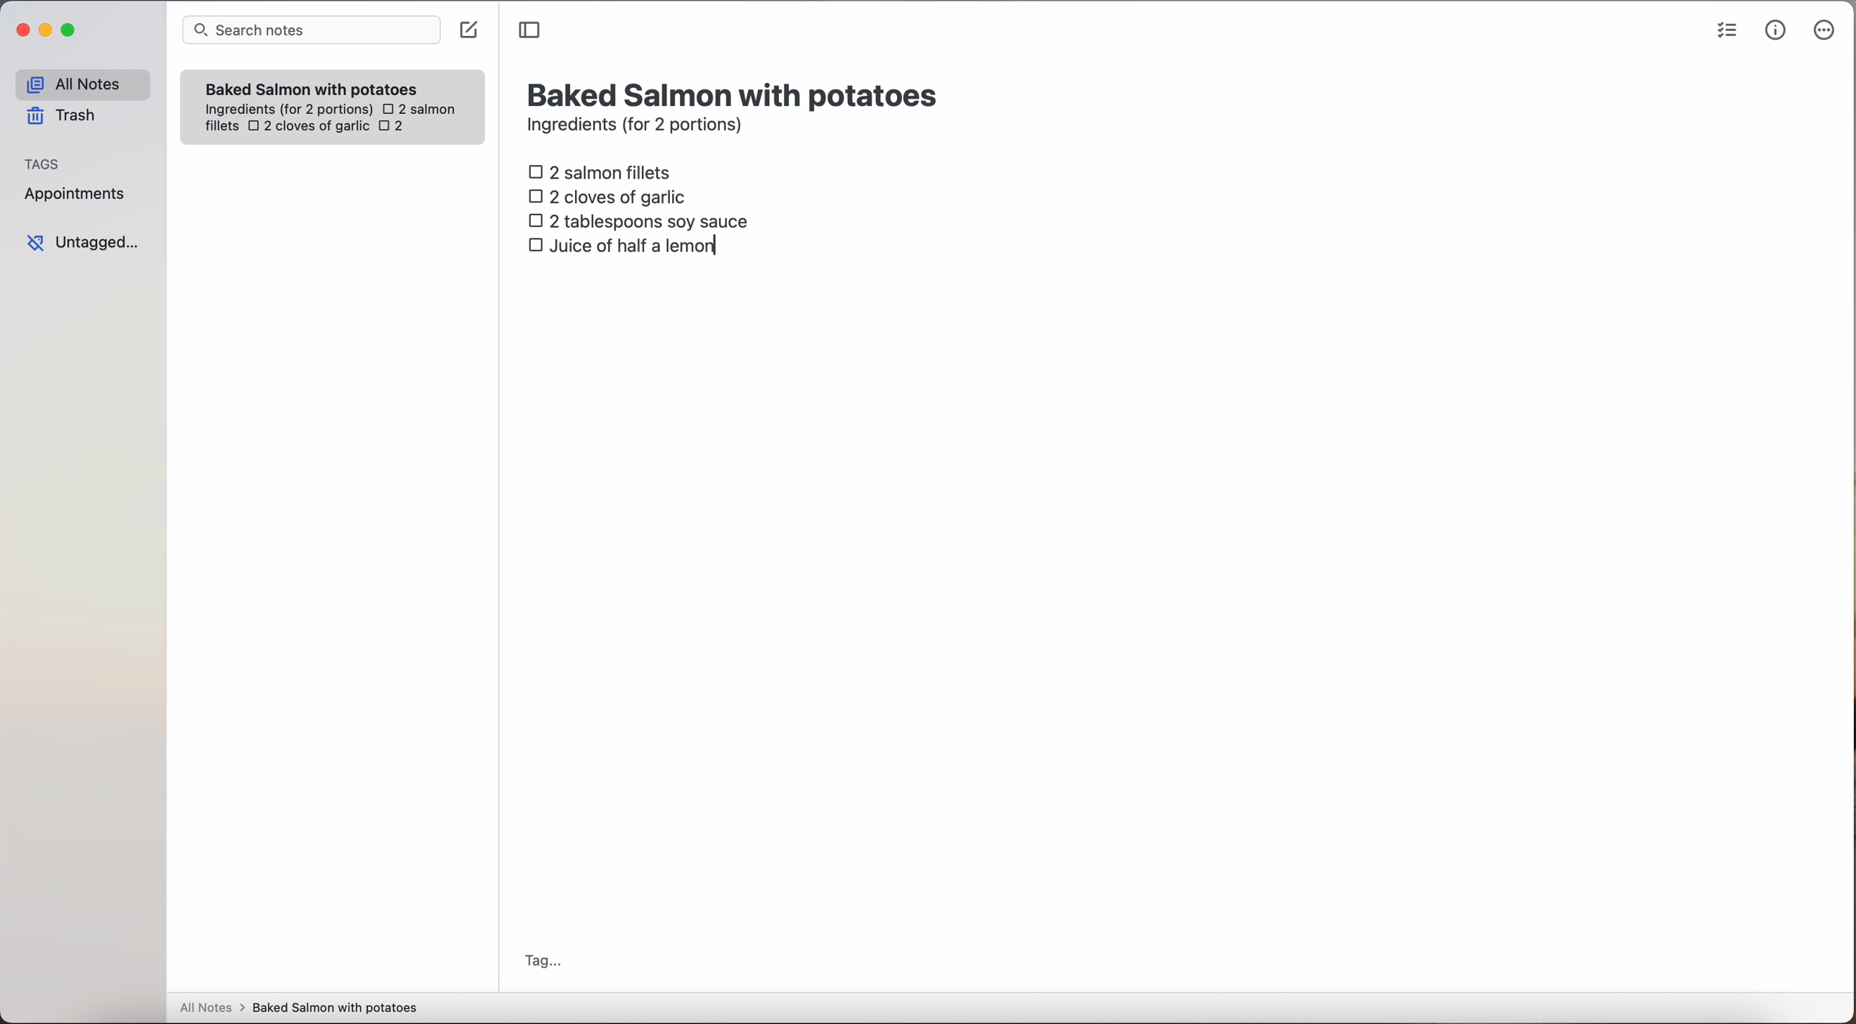 This screenshot has height=1024, width=1856. I want to click on search bar, so click(310, 32).